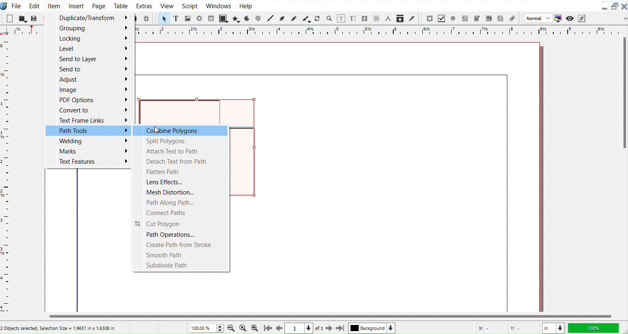 The height and width of the screenshot is (334, 628). What do you see at coordinates (245, 161) in the screenshot?
I see `shapes` at bounding box center [245, 161].